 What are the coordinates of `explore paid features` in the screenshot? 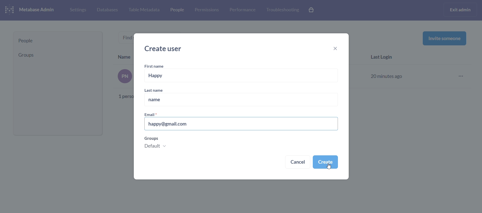 It's located at (312, 10).